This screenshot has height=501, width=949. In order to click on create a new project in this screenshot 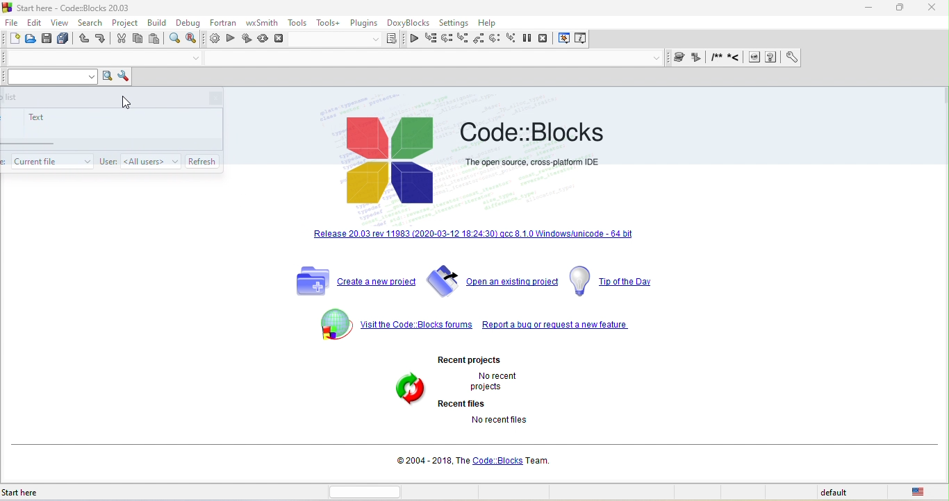, I will do `click(352, 281)`.